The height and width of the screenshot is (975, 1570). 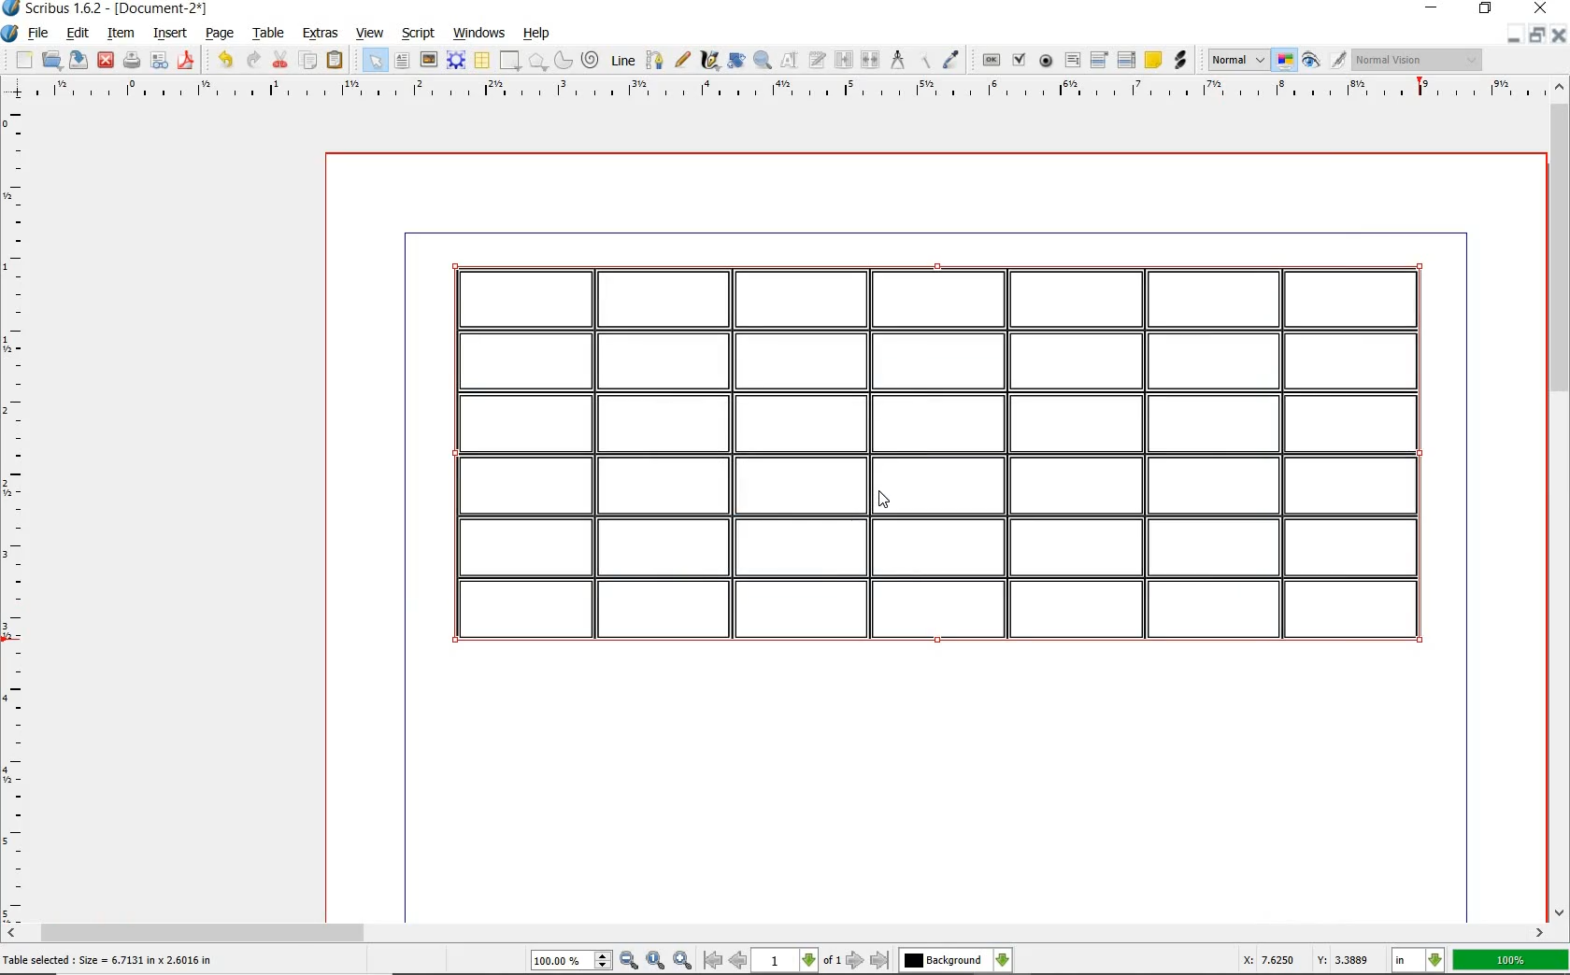 What do you see at coordinates (271, 35) in the screenshot?
I see `table` at bounding box center [271, 35].